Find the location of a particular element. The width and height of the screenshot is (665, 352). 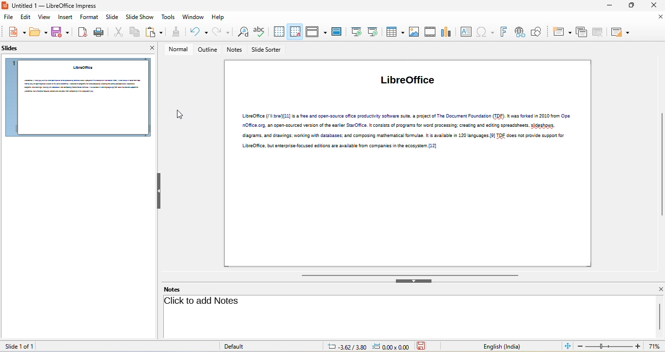

delete slide is located at coordinates (600, 32).